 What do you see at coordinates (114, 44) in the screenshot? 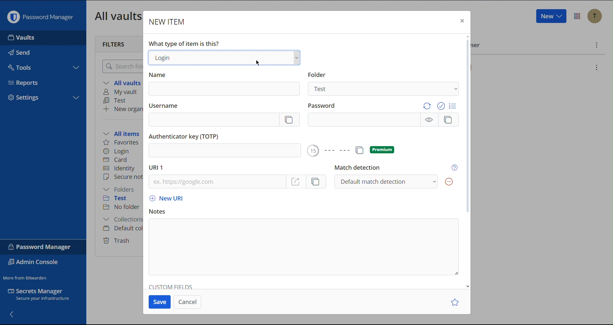
I see `Filters` at bounding box center [114, 44].